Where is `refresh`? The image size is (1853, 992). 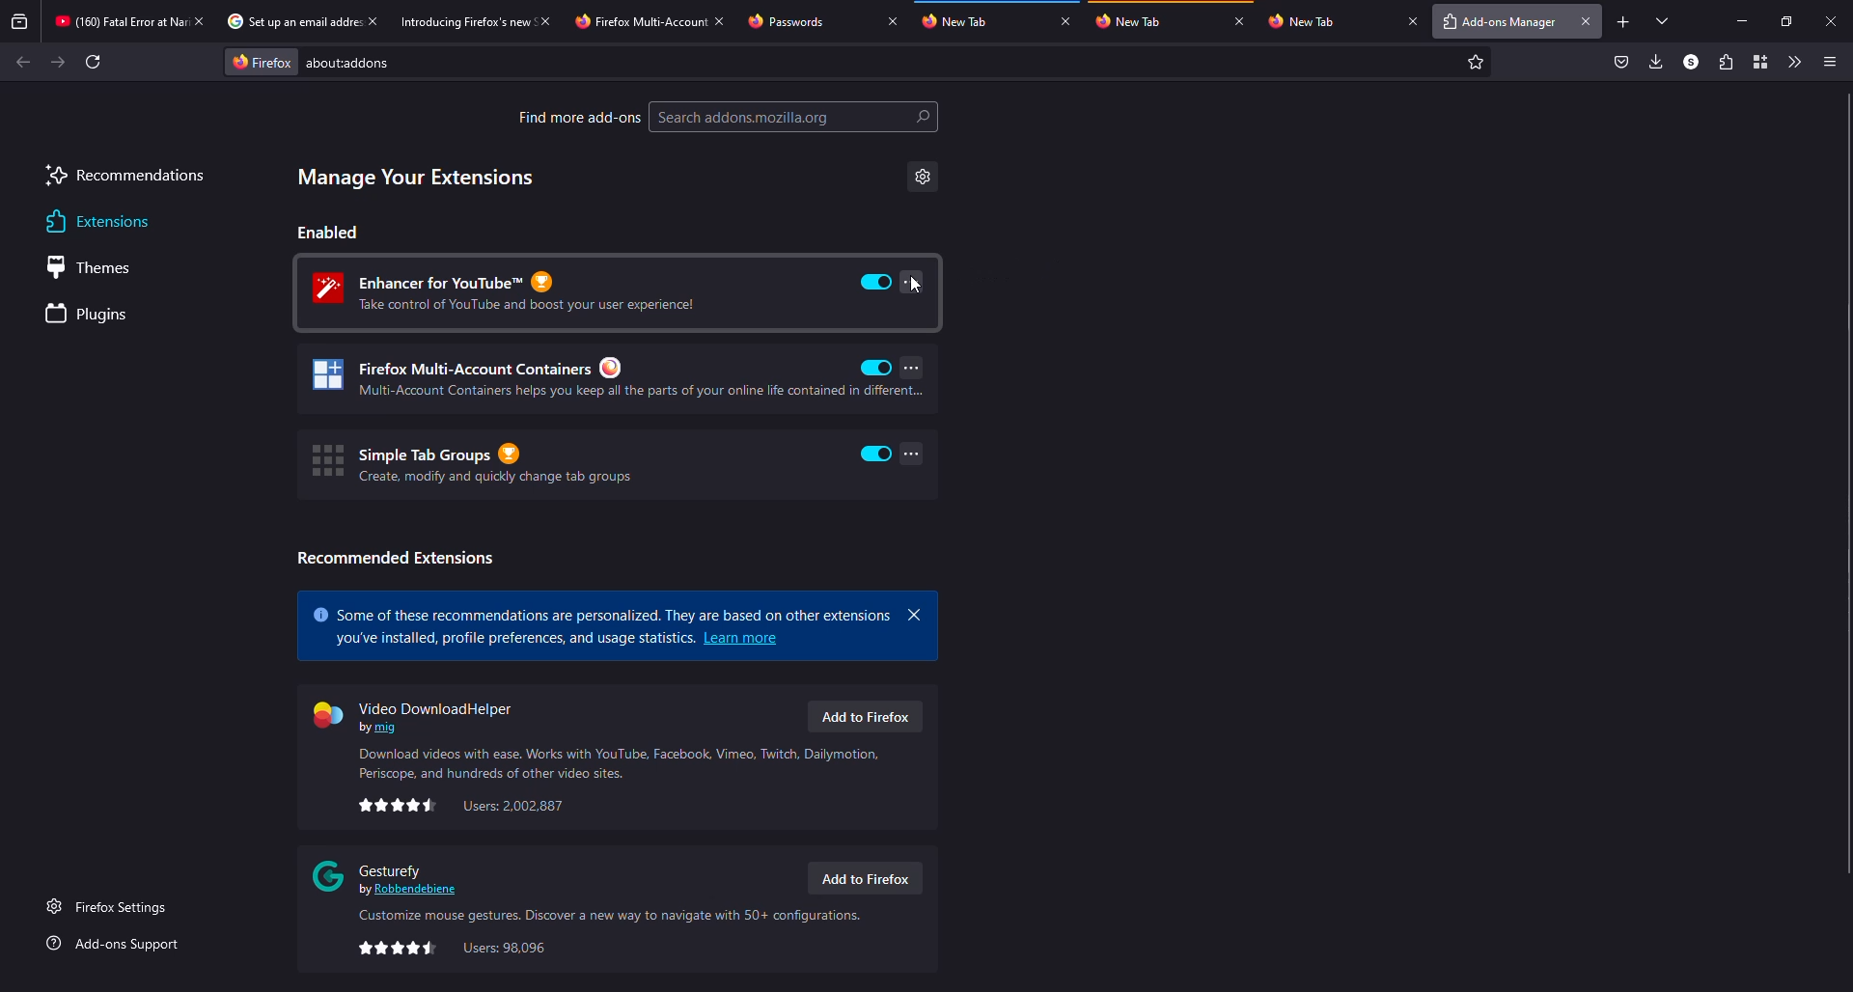 refresh is located at coordinates (93, 62).